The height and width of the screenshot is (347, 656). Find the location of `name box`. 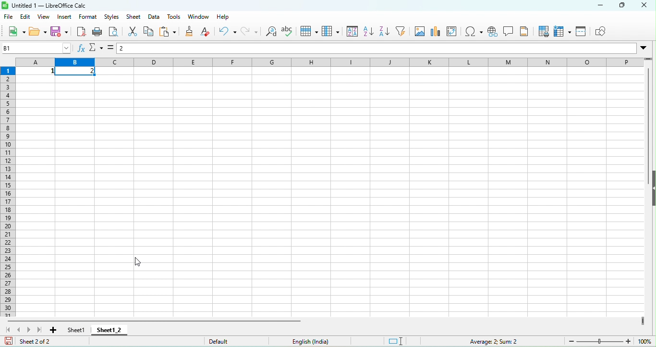

name box is located at coordinates (35, 48).